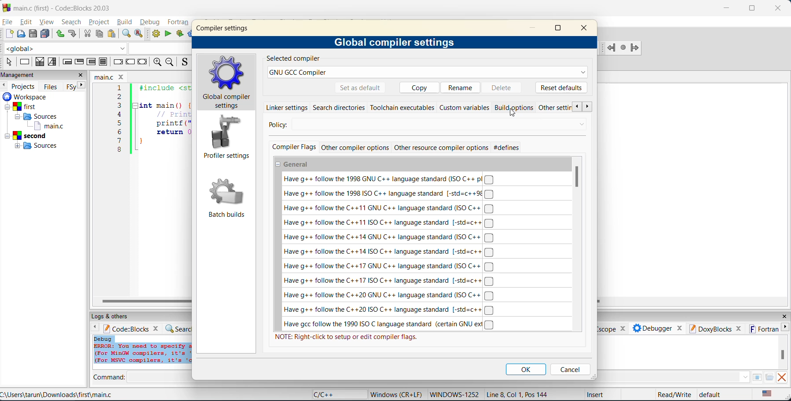  Describe the element at coordinates (294, 165) in the screenshot. I see `general` at that location.